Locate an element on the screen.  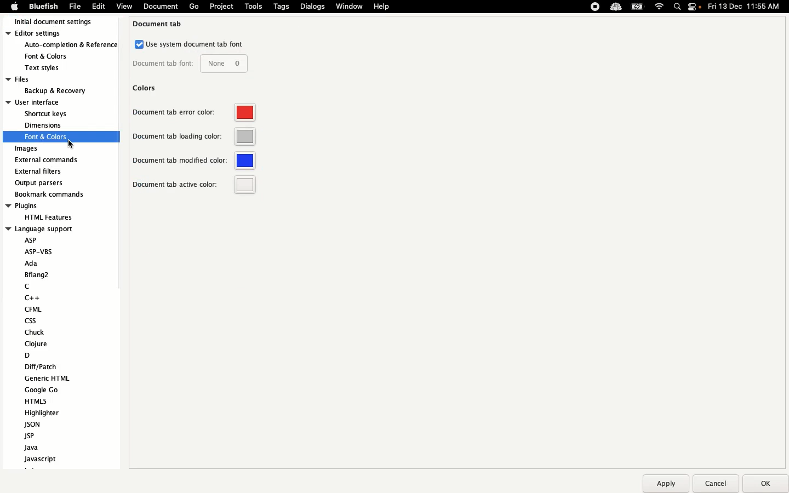
Charge is located at coordinates (637, 8).